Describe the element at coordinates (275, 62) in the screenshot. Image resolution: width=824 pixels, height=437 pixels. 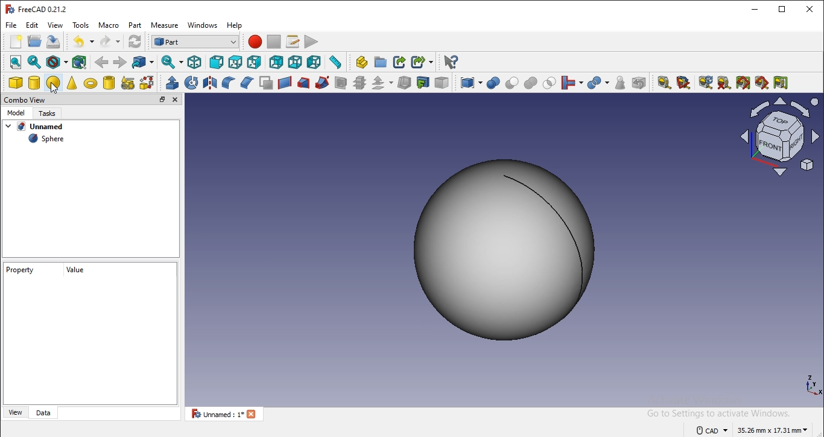
I see `rear` at that location.